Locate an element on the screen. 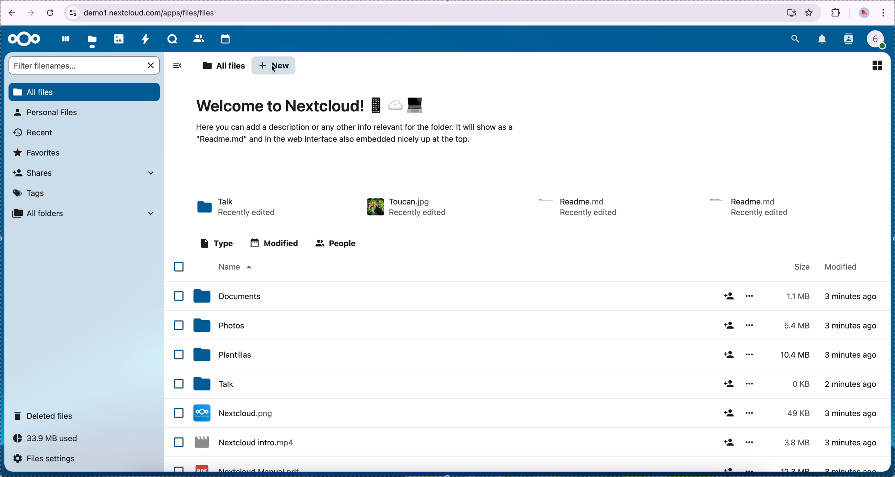 This screenshot has width=895, height=477. 5.4 MB is located at coordinates (791, 326).